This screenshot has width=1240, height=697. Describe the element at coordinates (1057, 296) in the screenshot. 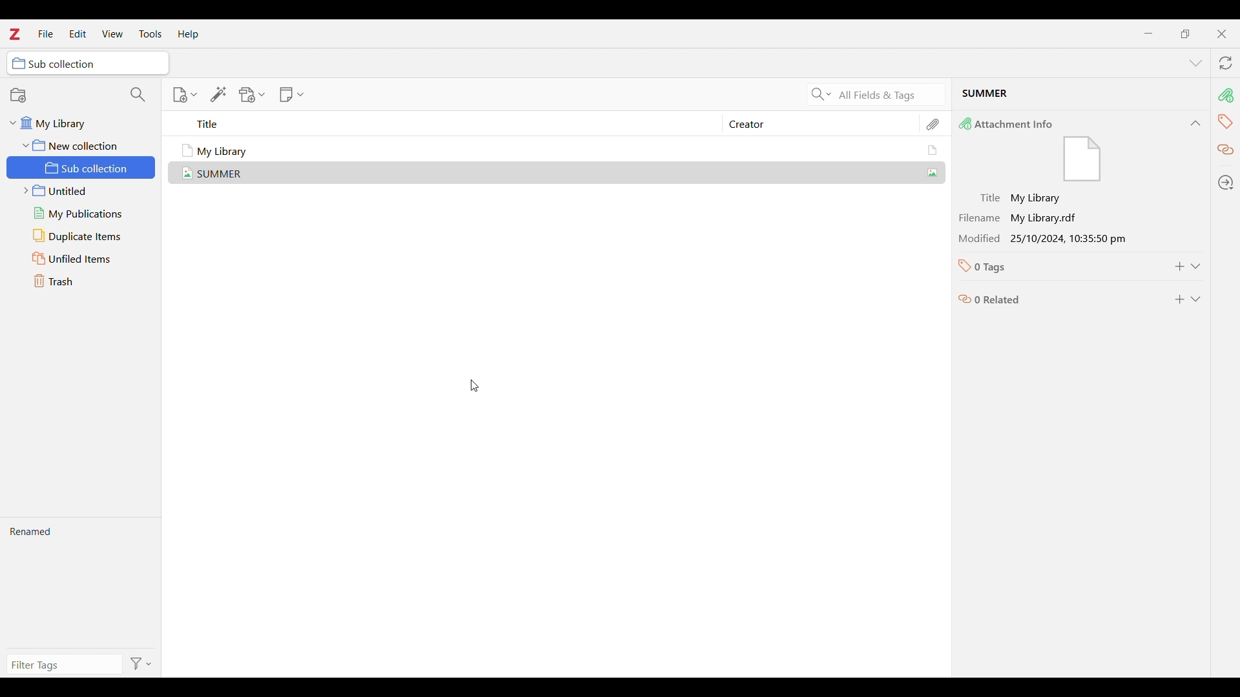

I see `0 related` at that location.